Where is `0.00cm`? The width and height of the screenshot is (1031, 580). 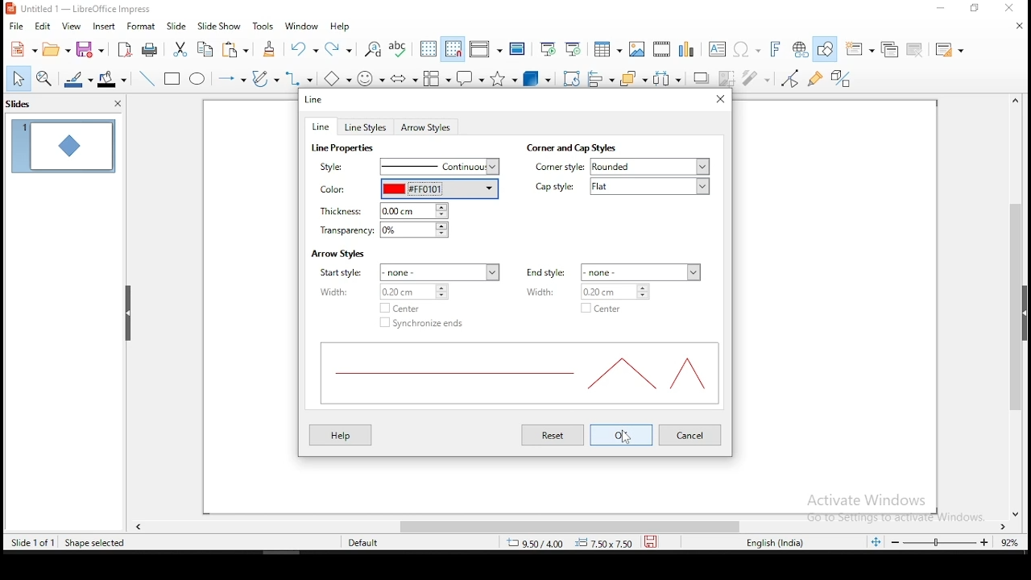 0.00cm is located at coordinates (414, 209).